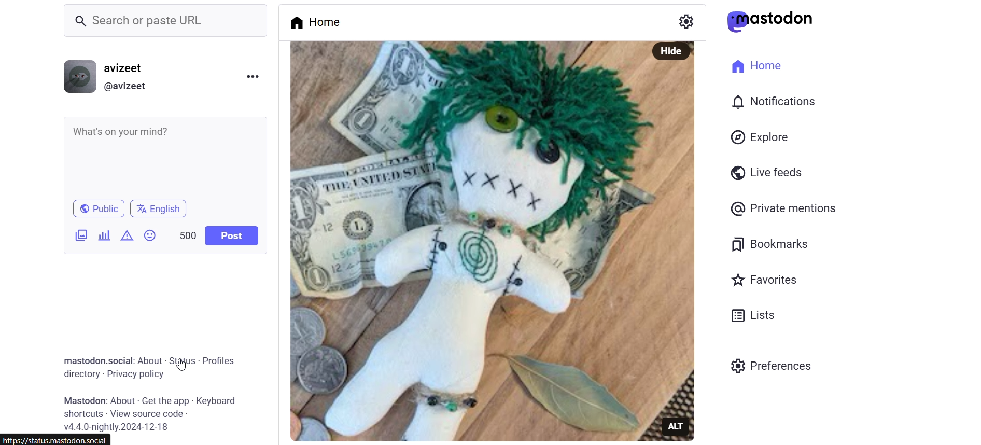  What do you see at coordinates (764, 280) in the screenshot?
I see `favorites` at bounding box center [764, 280].